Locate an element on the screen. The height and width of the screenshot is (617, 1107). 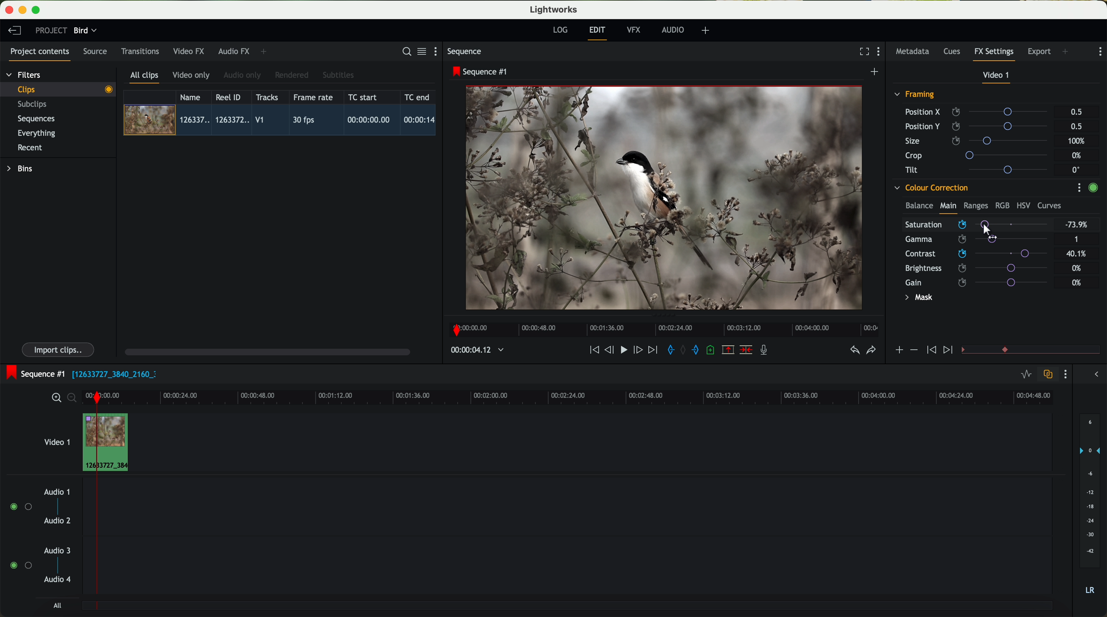
fullscreen is located at coordinates (862, 51).